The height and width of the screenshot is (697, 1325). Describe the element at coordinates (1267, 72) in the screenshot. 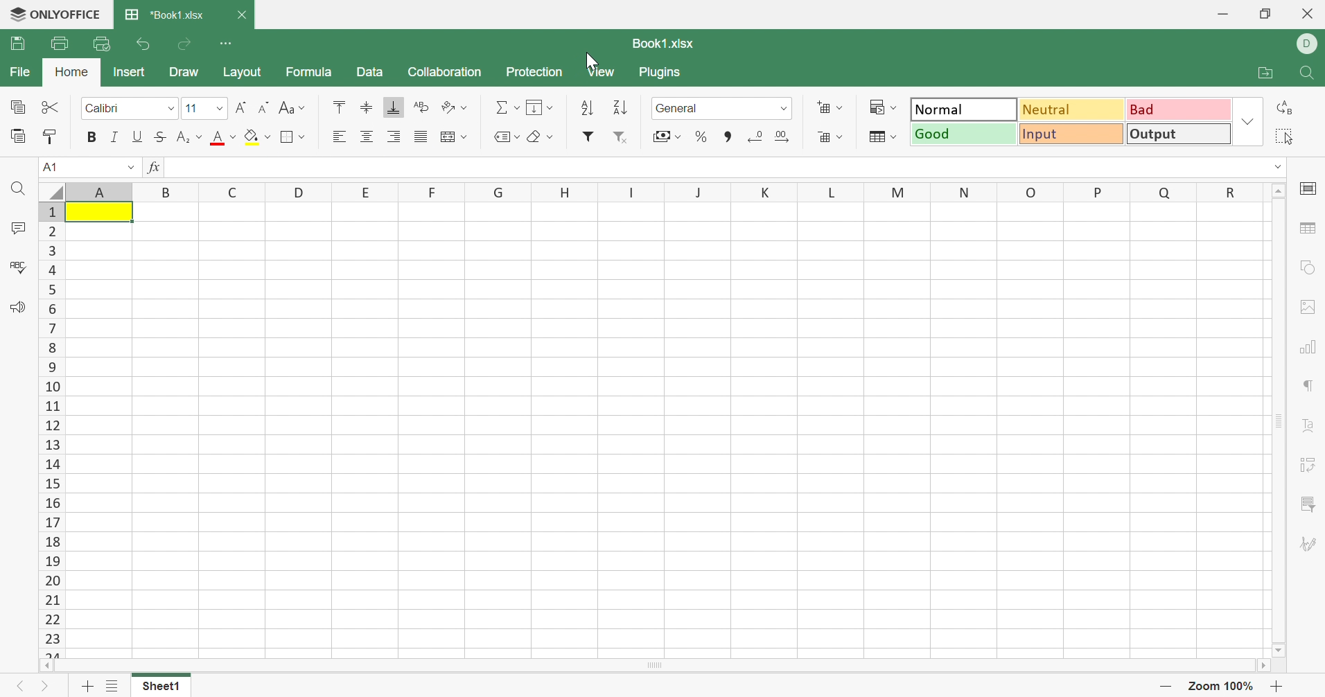

I see `Open file location` at that location.